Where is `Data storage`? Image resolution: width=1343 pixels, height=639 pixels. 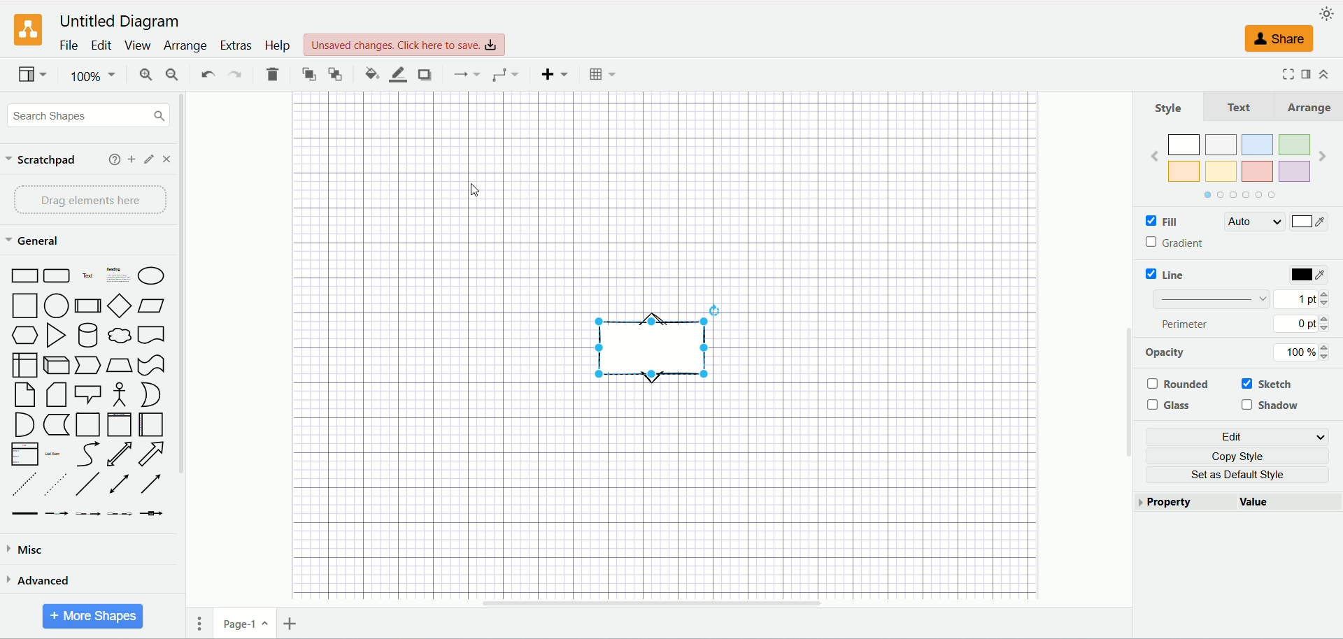 Data storage is located at coordinates (56, 426).